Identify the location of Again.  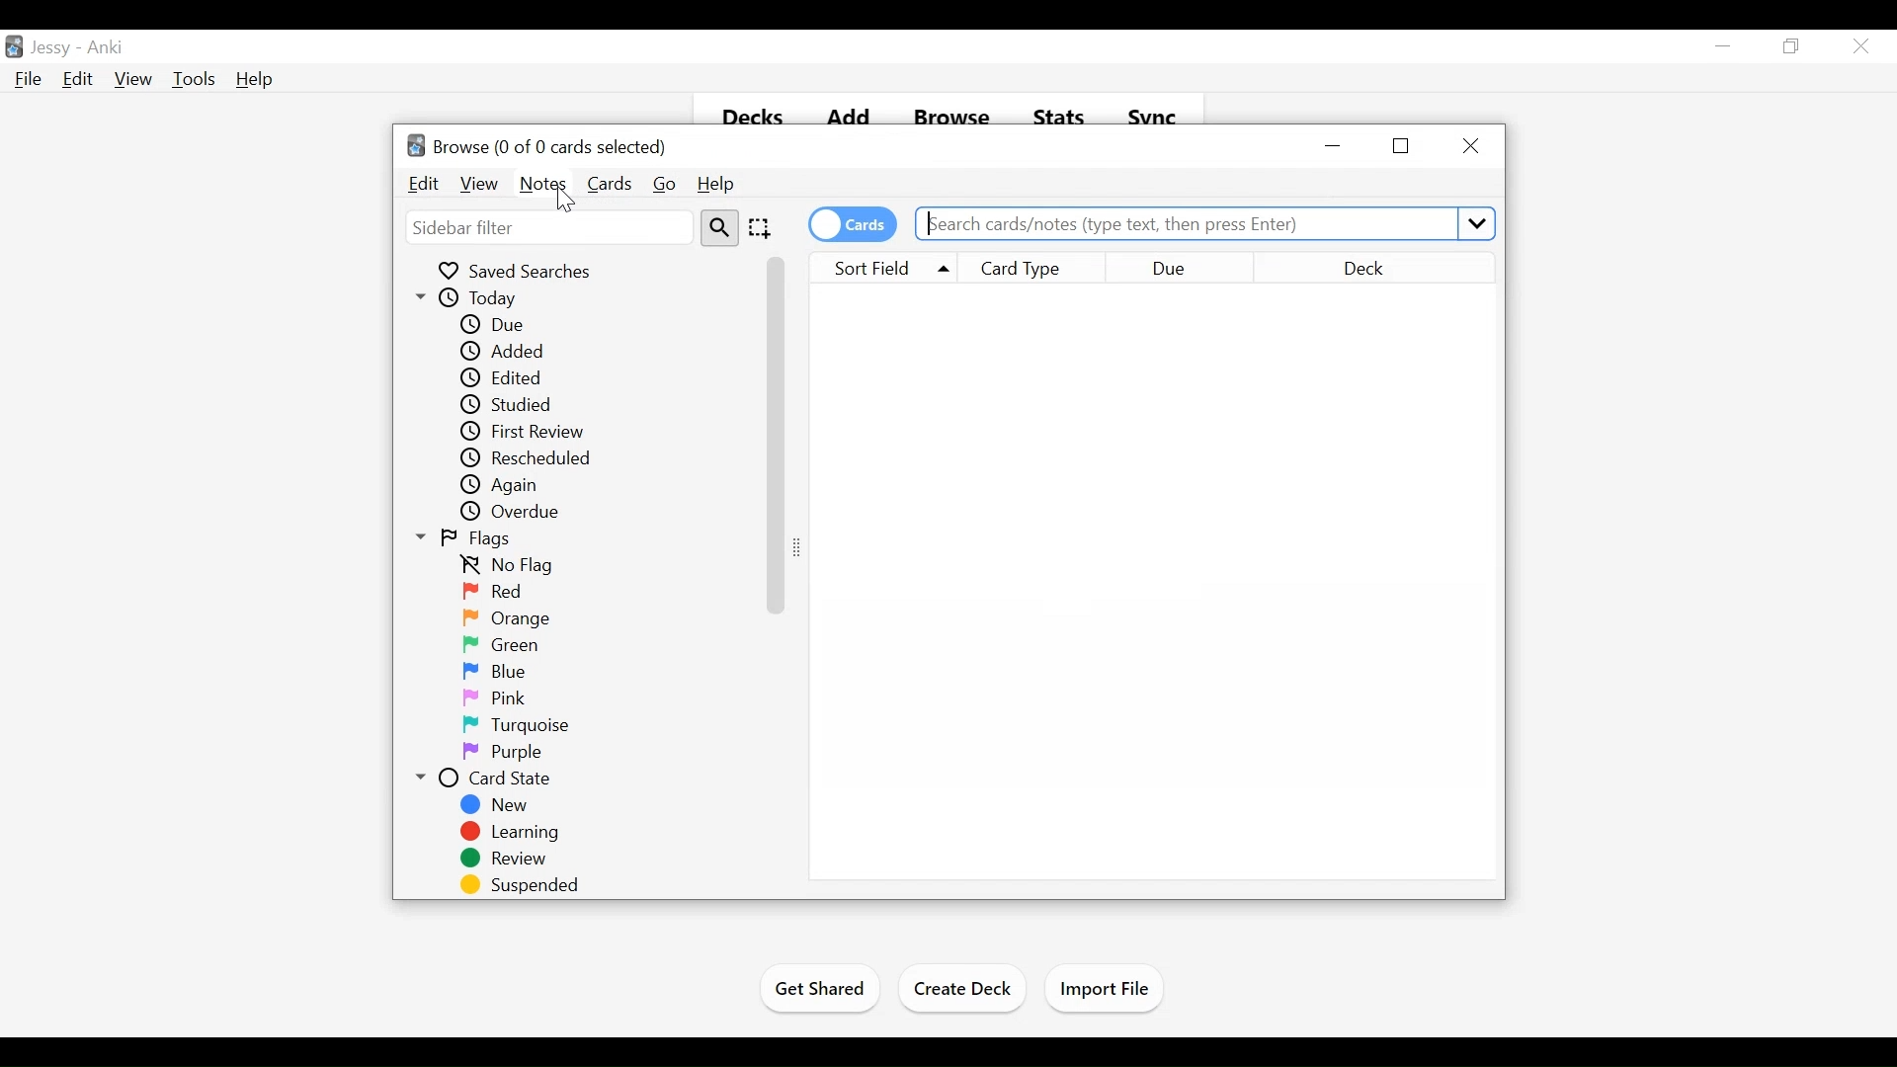
(500, 486).